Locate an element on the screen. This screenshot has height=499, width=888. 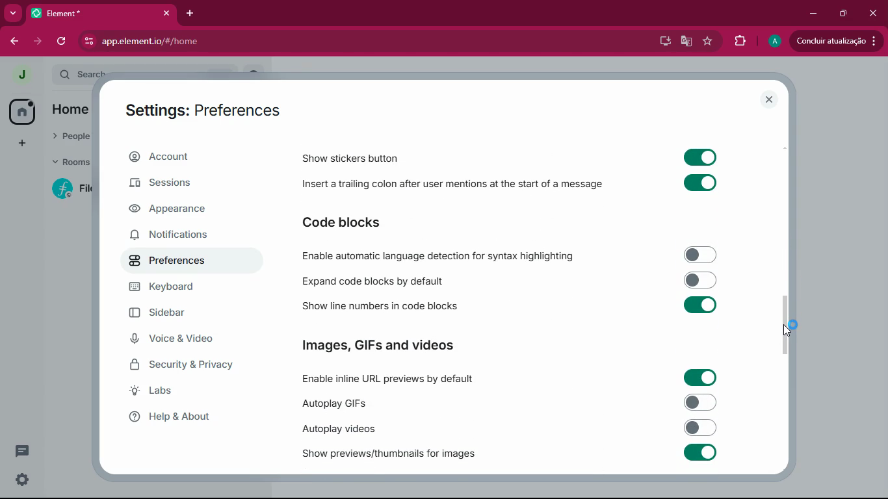
Labs is located at coordinates (183, 390).